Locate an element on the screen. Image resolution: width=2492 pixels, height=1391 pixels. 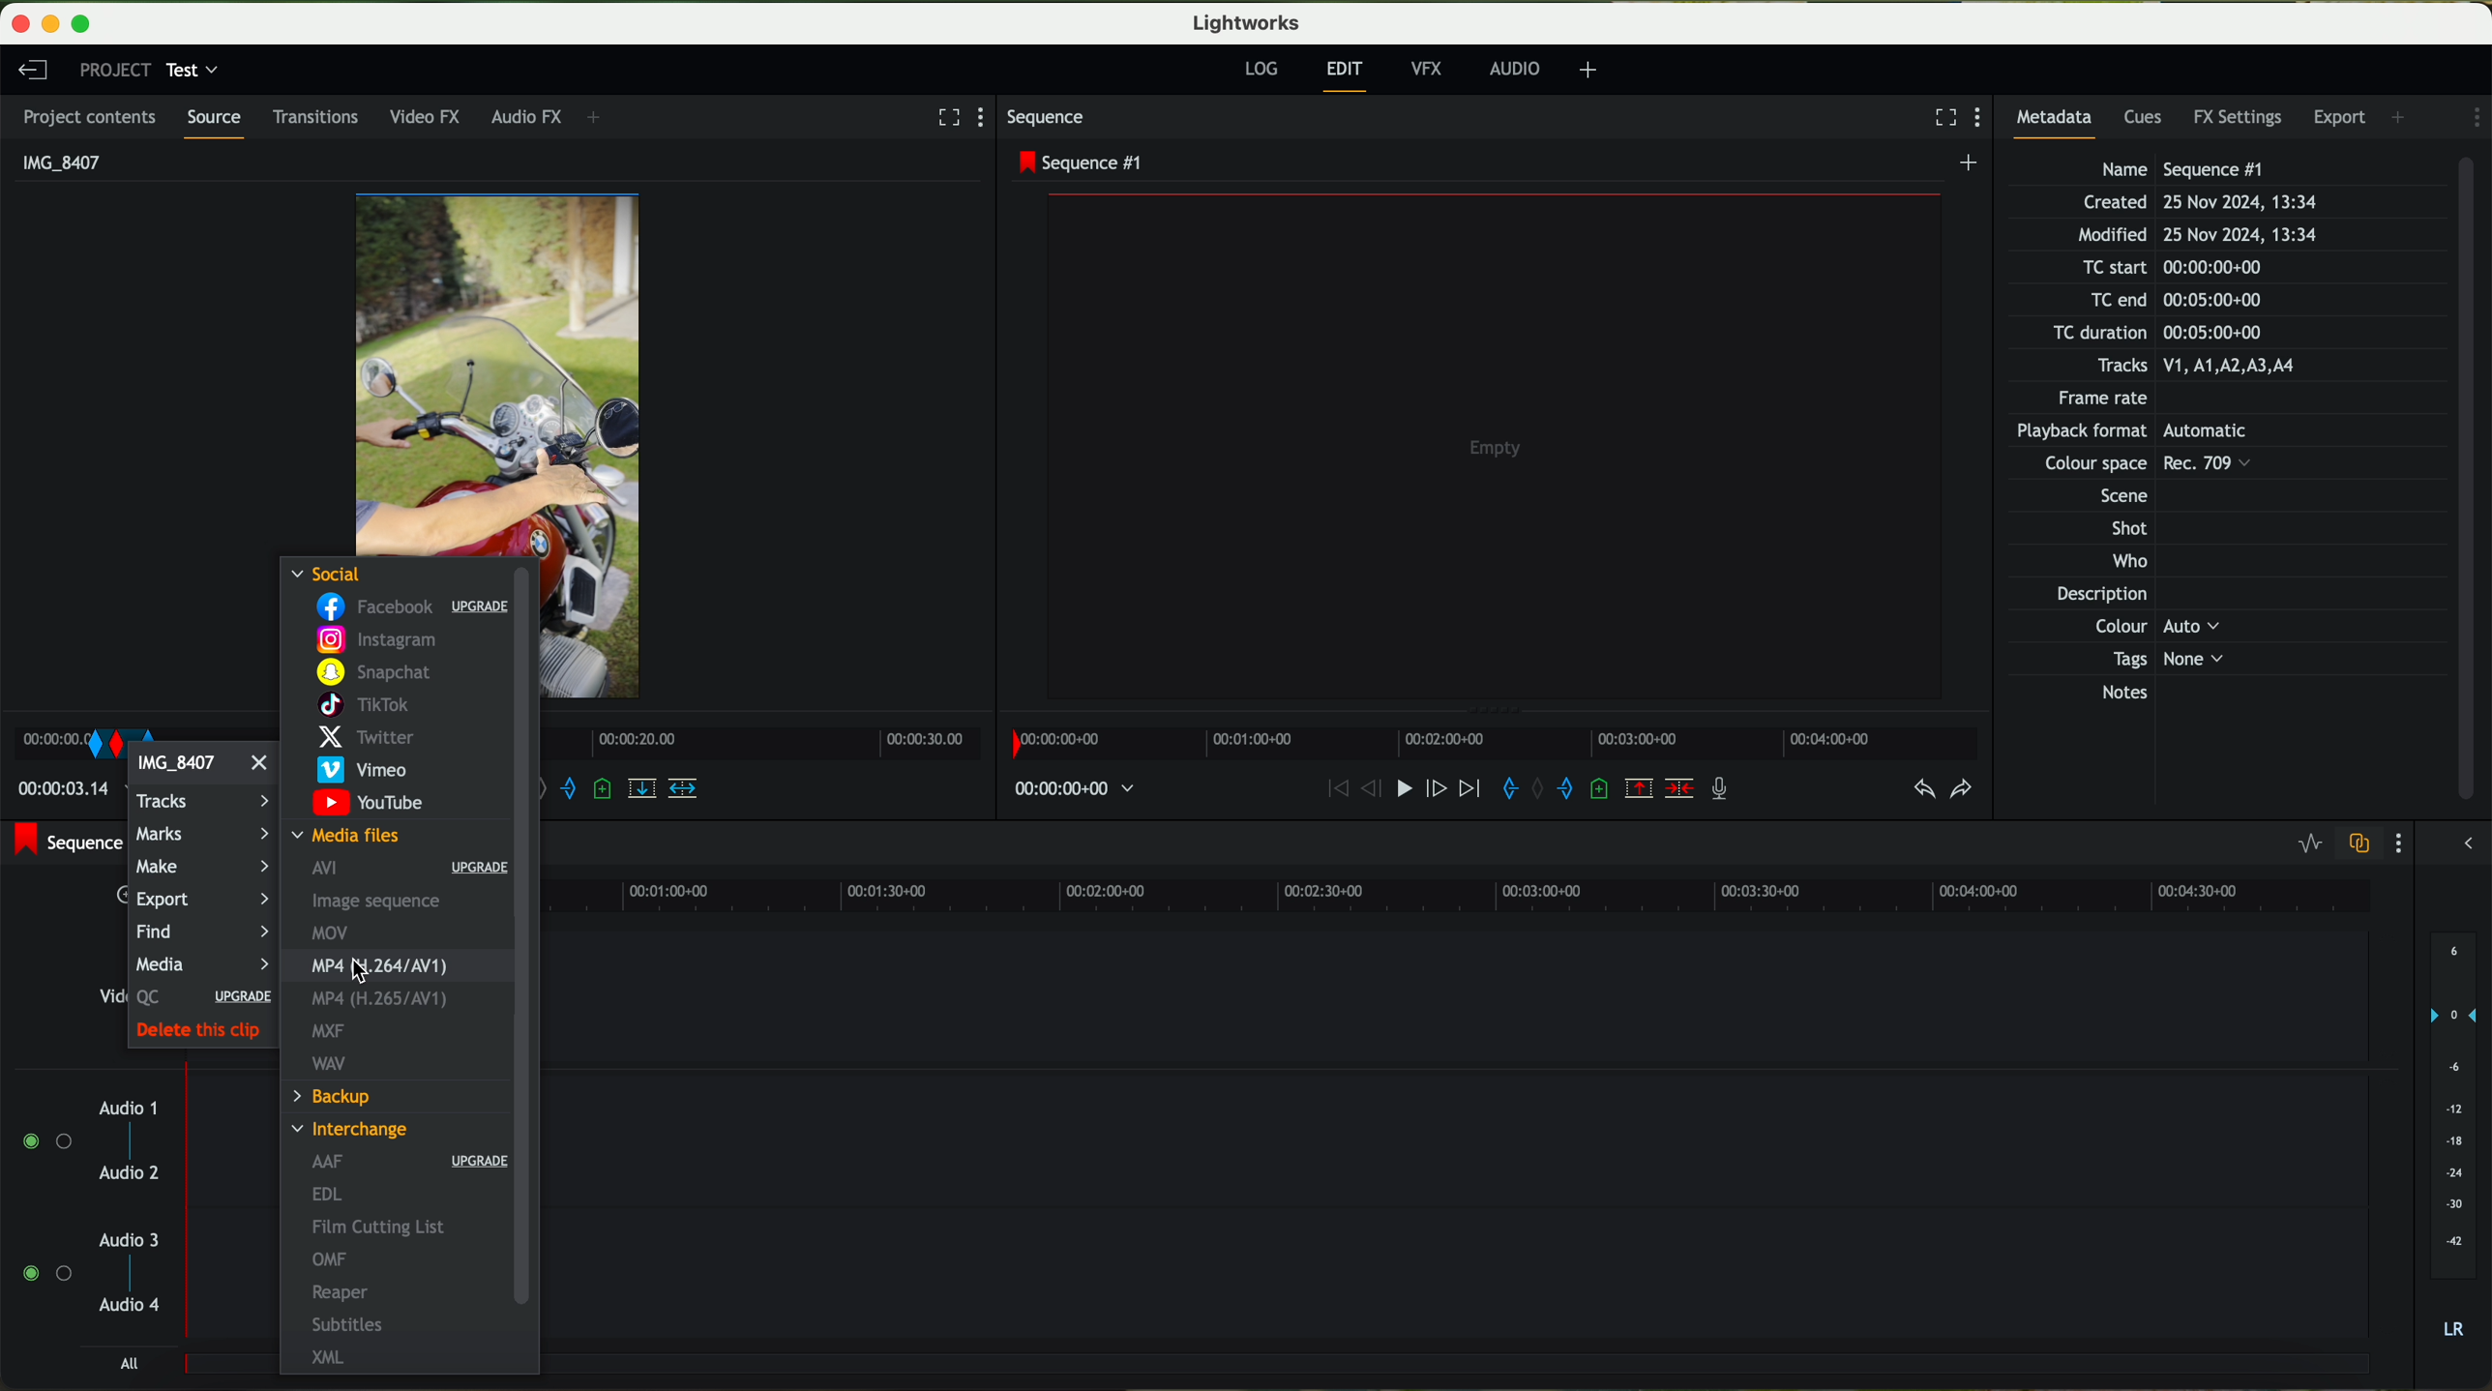
Tracks is located at coordinates (2192, 367).